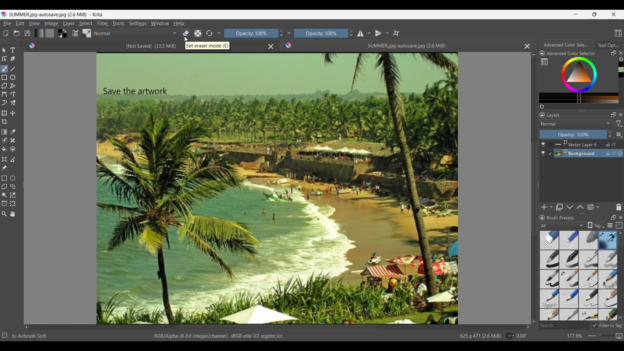  Describe the element at coordinates (542, 115) in the screenshot. I see `Lock layers panel` at that location.